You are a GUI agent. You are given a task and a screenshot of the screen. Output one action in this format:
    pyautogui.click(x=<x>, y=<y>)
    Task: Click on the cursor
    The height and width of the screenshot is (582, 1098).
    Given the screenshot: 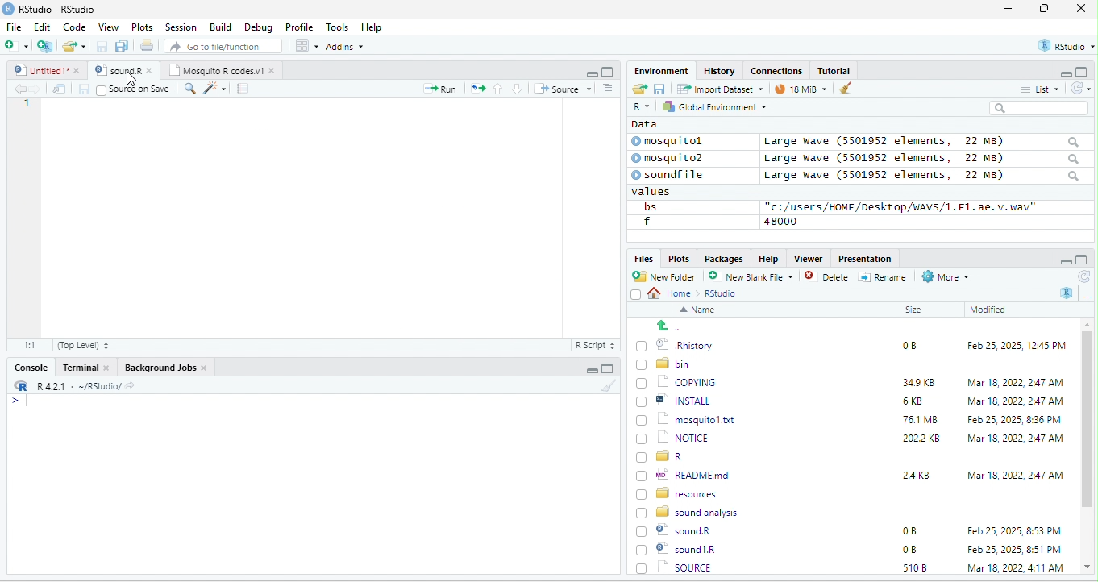 What is the action you would take?
    pyautogui.click(x=127, y=83)
    